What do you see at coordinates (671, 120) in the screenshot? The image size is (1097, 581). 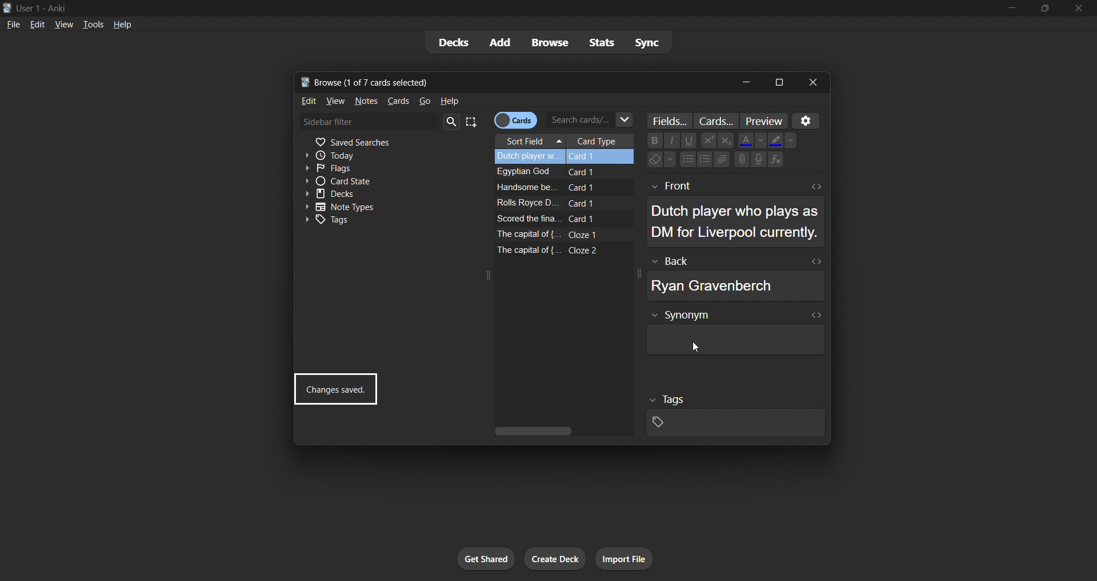 I see `customize fields` at bounding box center [671, 120].